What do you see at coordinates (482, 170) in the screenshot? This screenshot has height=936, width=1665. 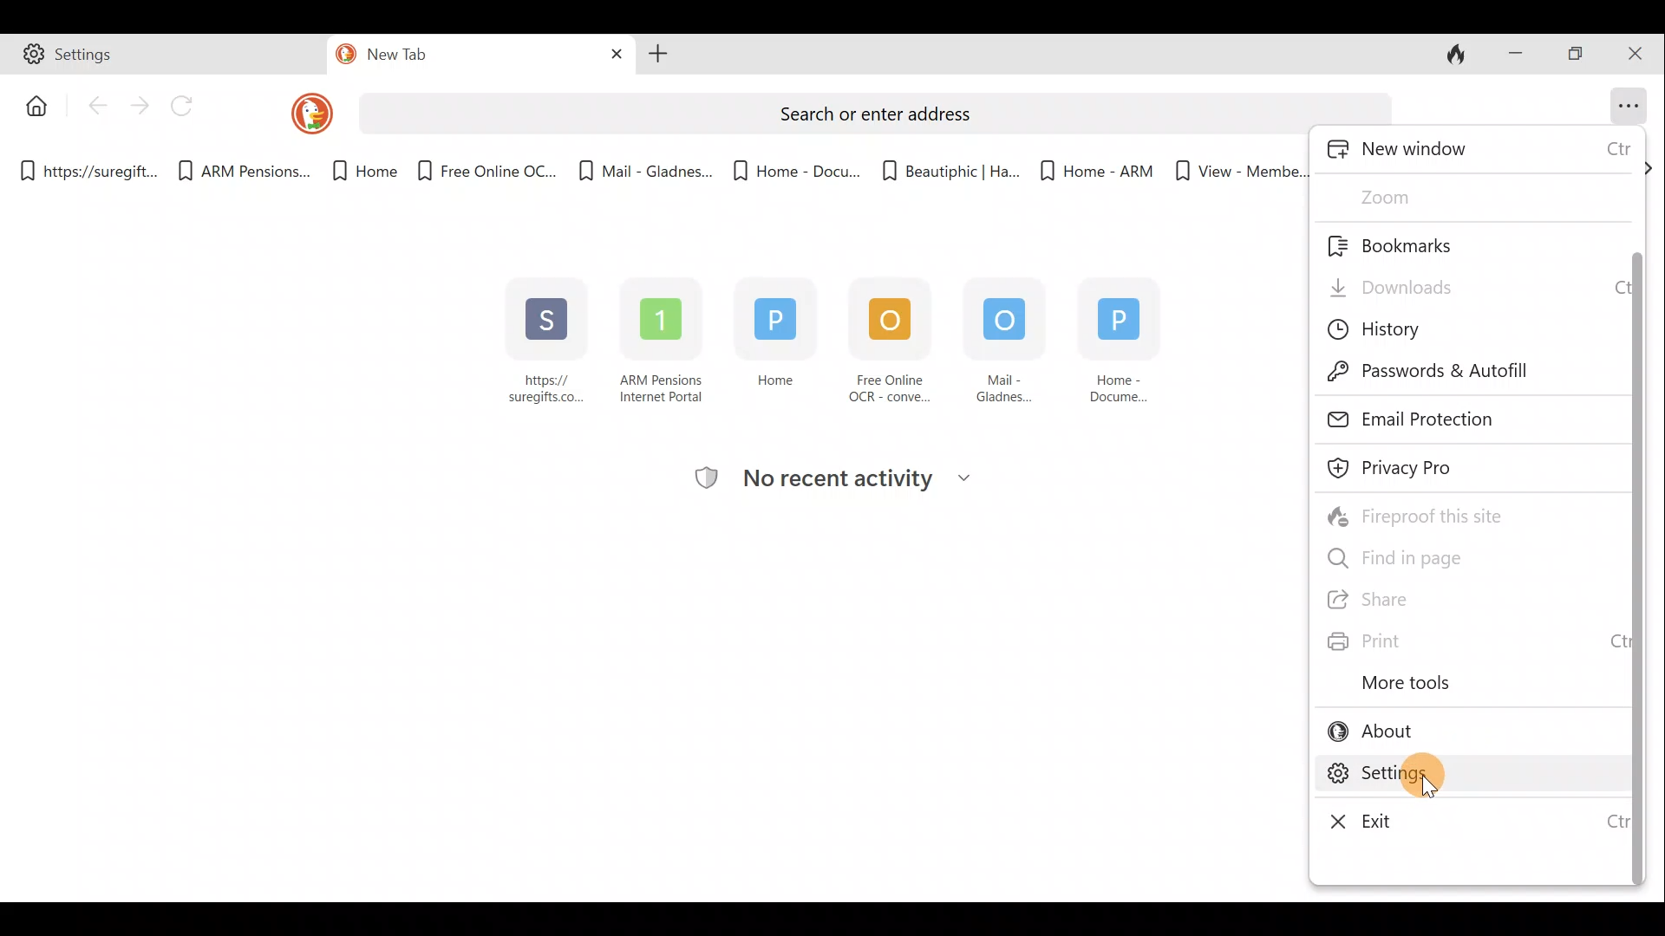 I see `Bookmark 4` at bounding box center [482, 170].